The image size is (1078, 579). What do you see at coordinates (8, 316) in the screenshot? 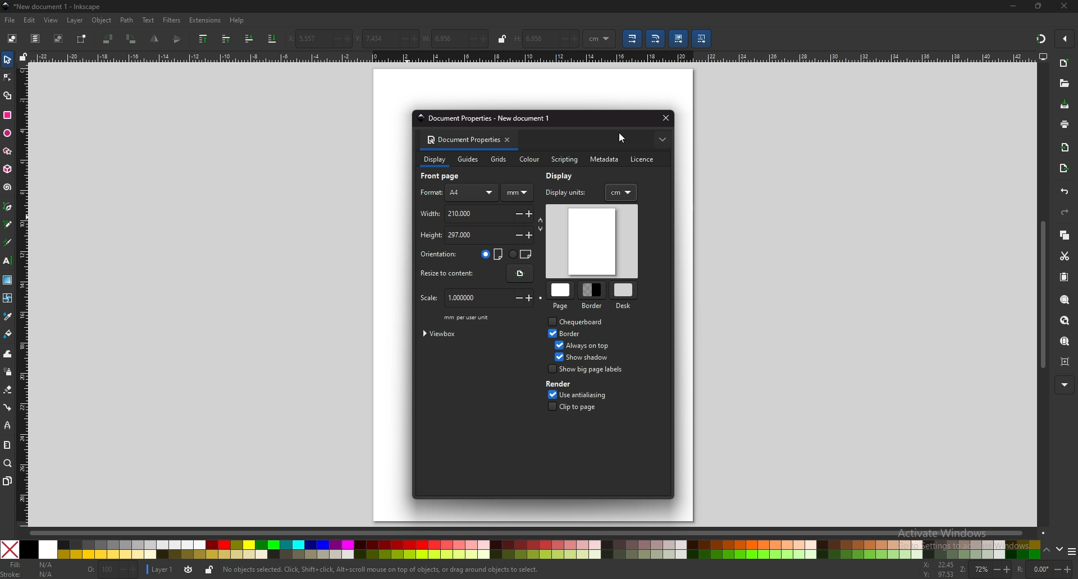
I see `dropper` at bounding box center [8, 316].